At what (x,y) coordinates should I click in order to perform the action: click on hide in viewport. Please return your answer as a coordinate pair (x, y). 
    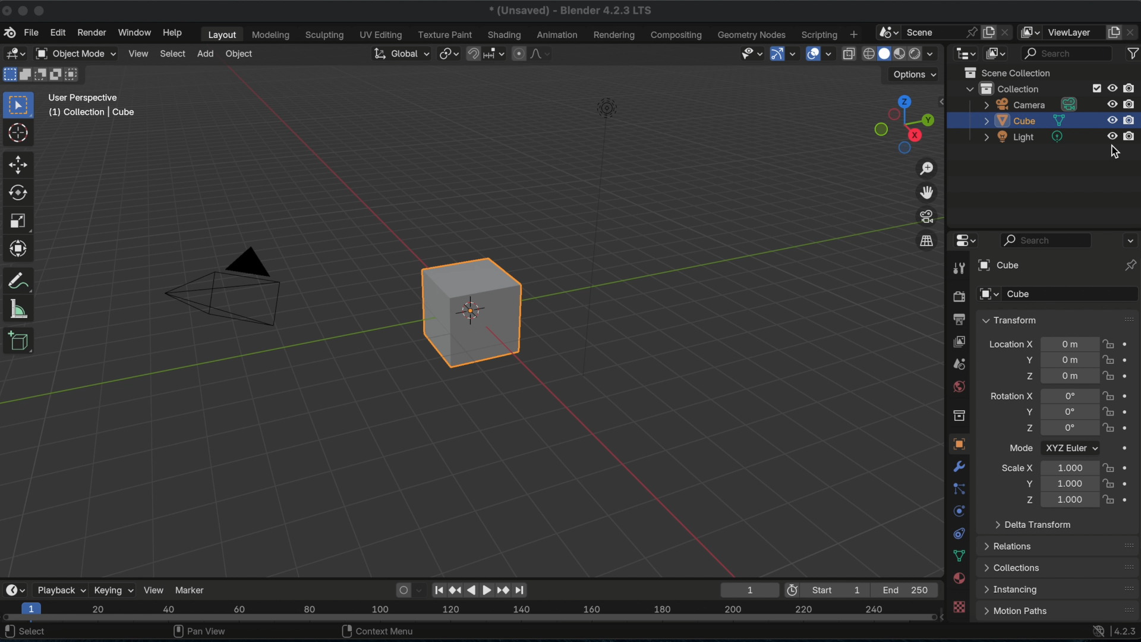
    Looking at the image, I should click on (1110, 136).